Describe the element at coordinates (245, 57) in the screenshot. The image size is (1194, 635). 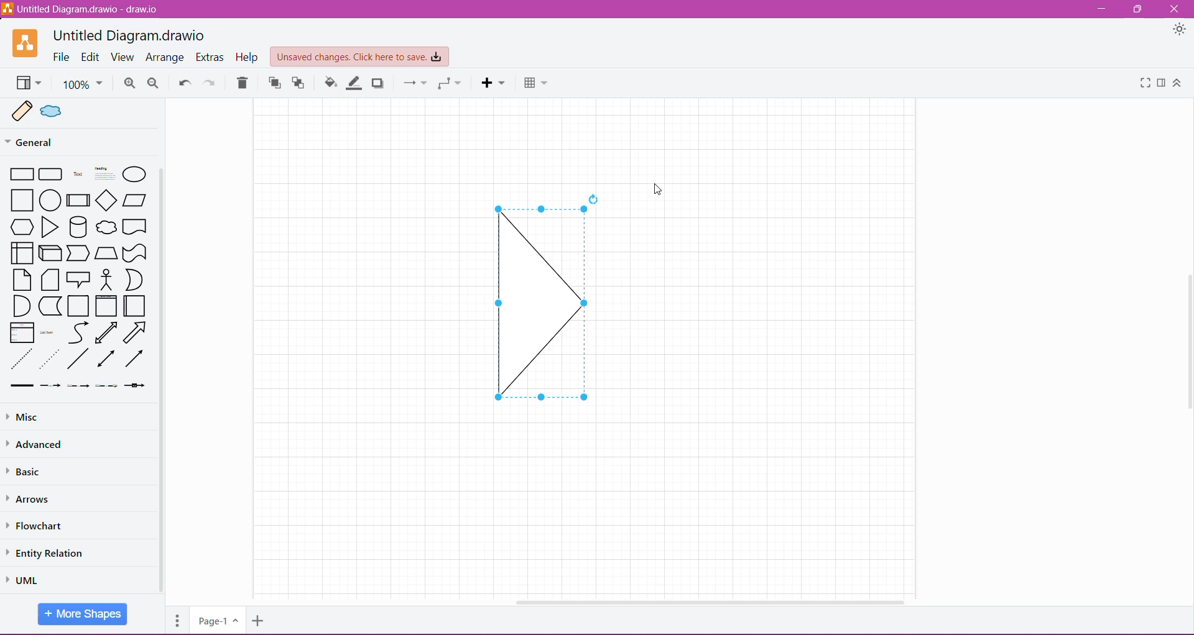
I see `Help` at that location.